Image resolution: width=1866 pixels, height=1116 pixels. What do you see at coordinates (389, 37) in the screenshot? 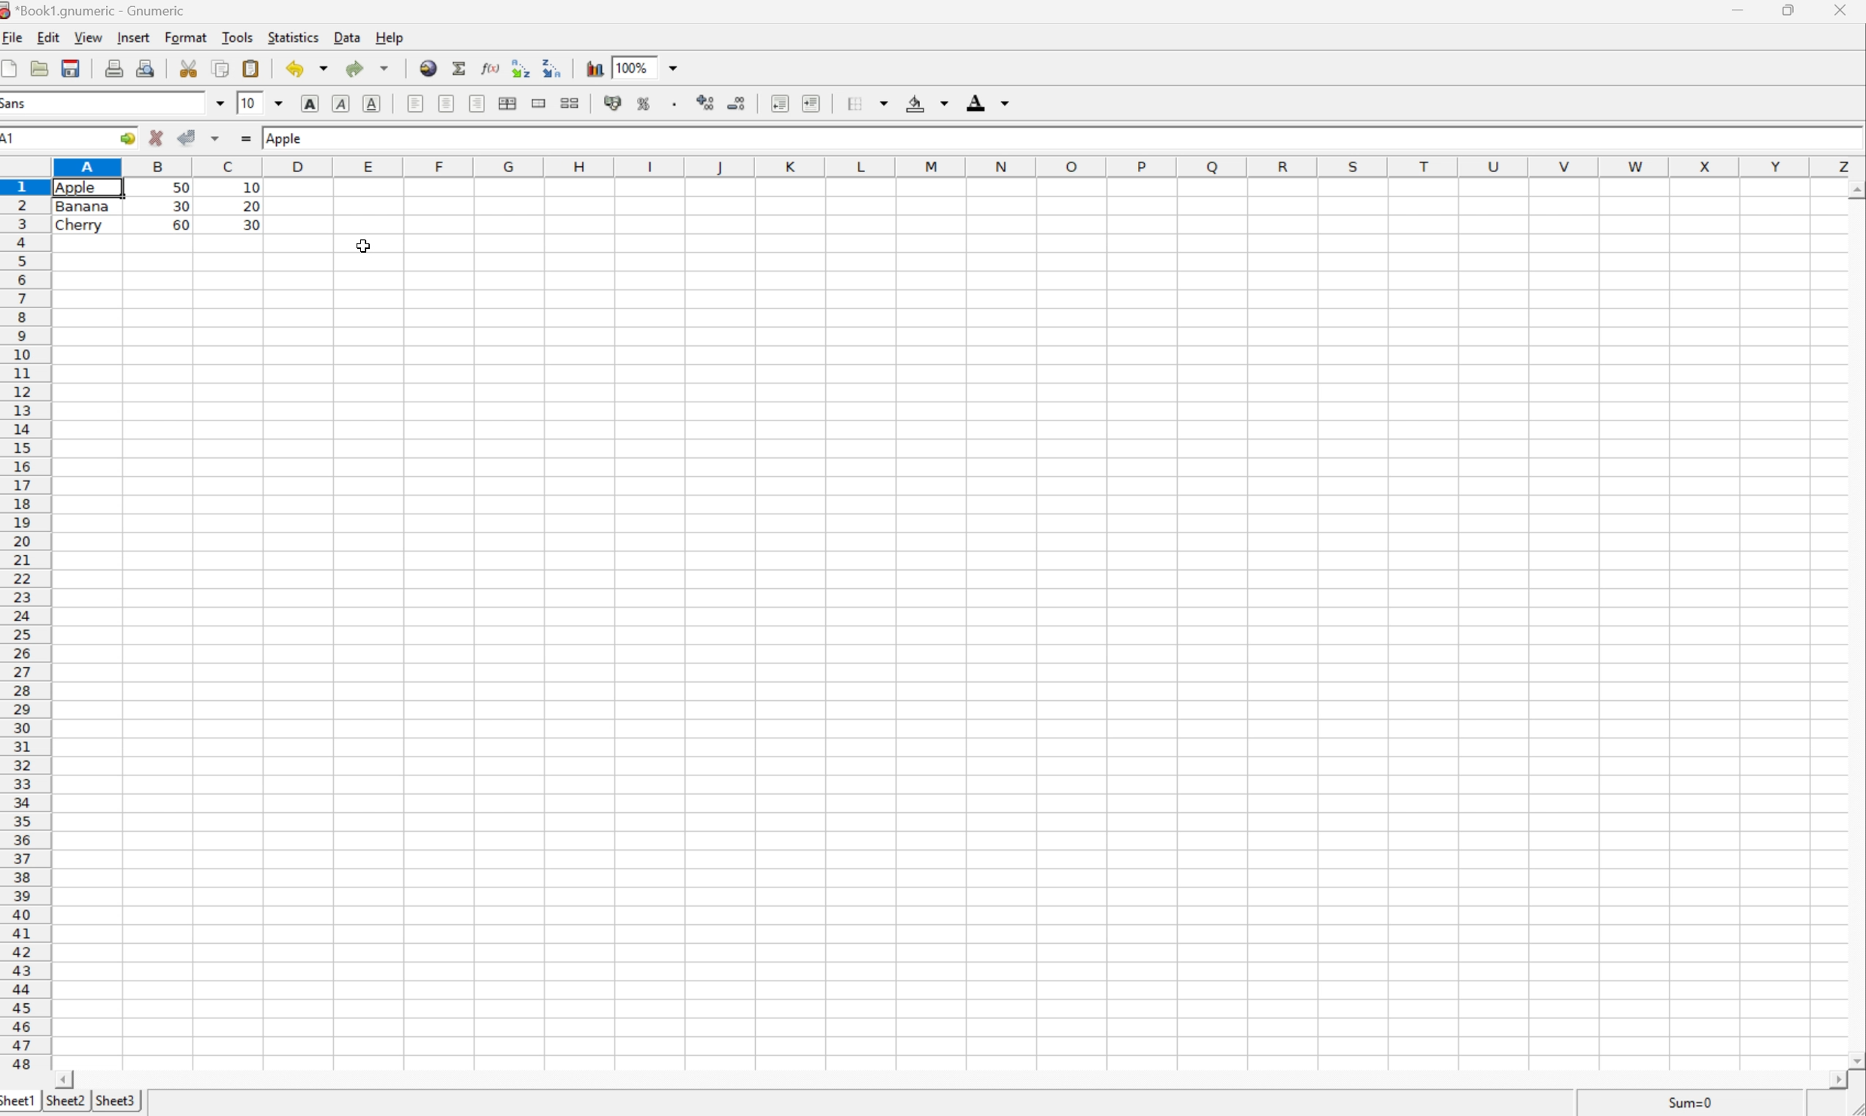
I see `help` at bounding box center [389, 37].